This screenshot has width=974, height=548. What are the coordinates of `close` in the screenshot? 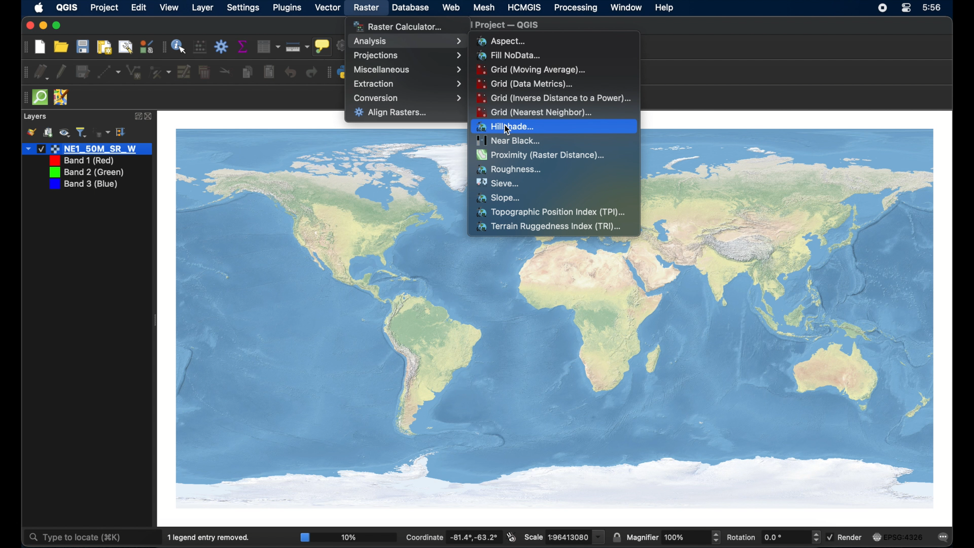 It's located at (27, 26).